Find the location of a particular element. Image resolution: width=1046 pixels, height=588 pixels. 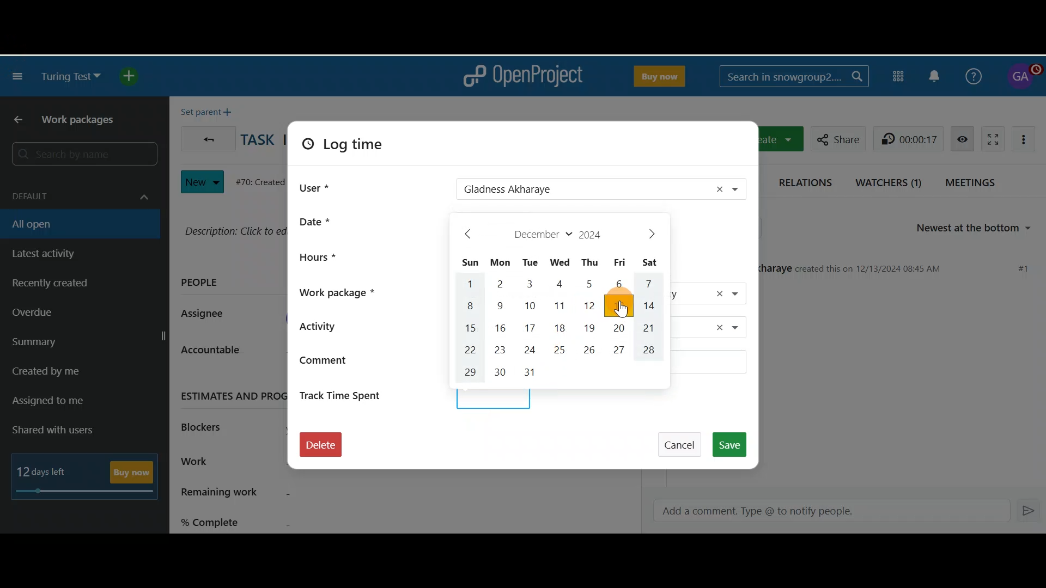

Calendar days is located at coordinates (558, 333).